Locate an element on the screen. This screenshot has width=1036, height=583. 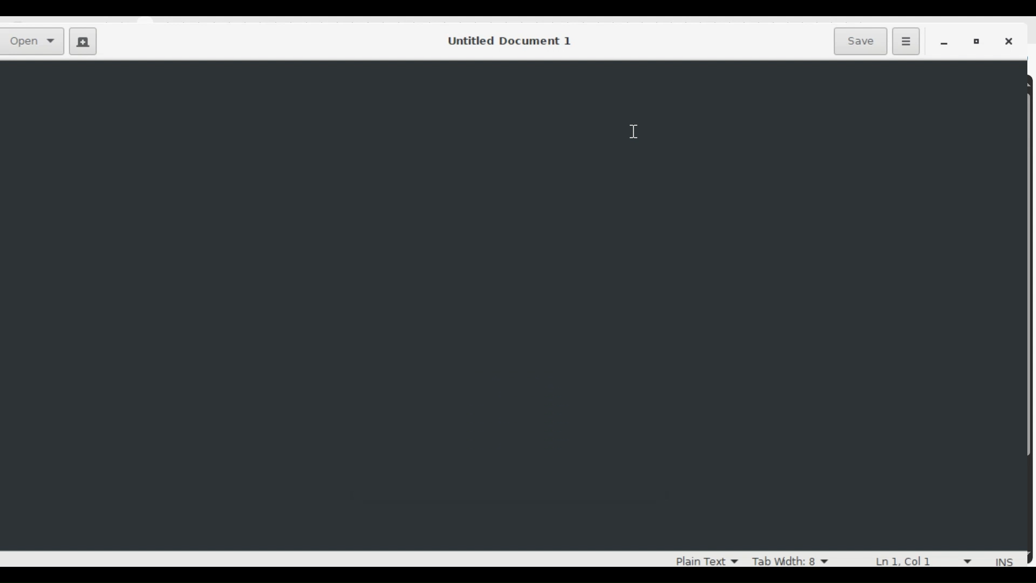
plan Text is located at coordinates (700, 560).